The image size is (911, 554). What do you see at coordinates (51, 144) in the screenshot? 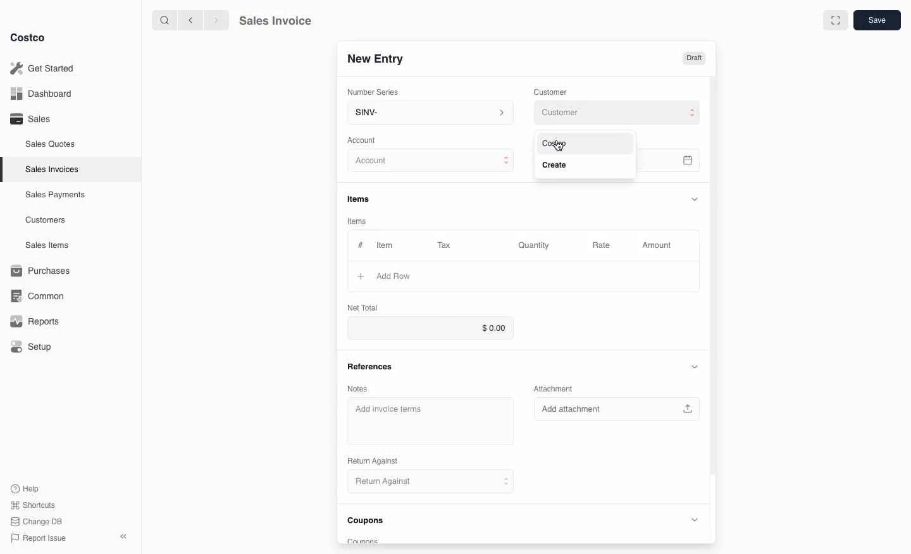
I see `Sales Quotes` at bounding box center [51, 144].